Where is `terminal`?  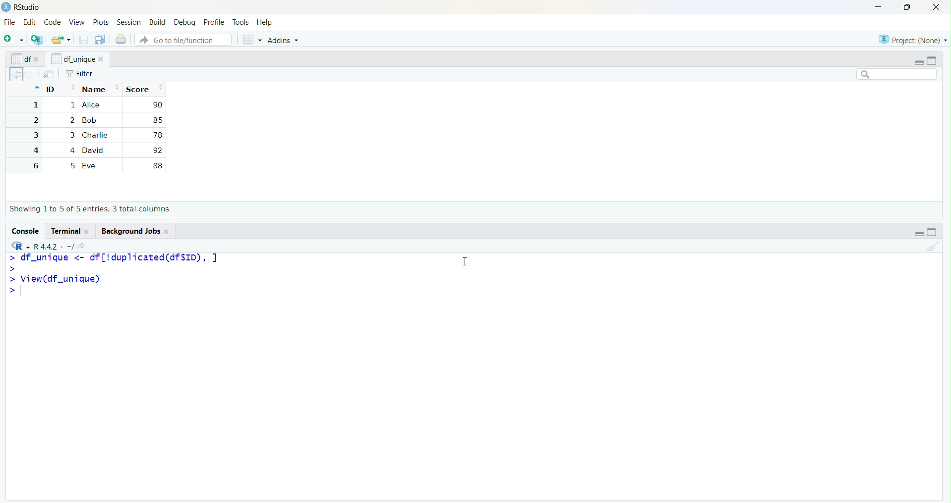 terminal is located at coordinates (64, 231).